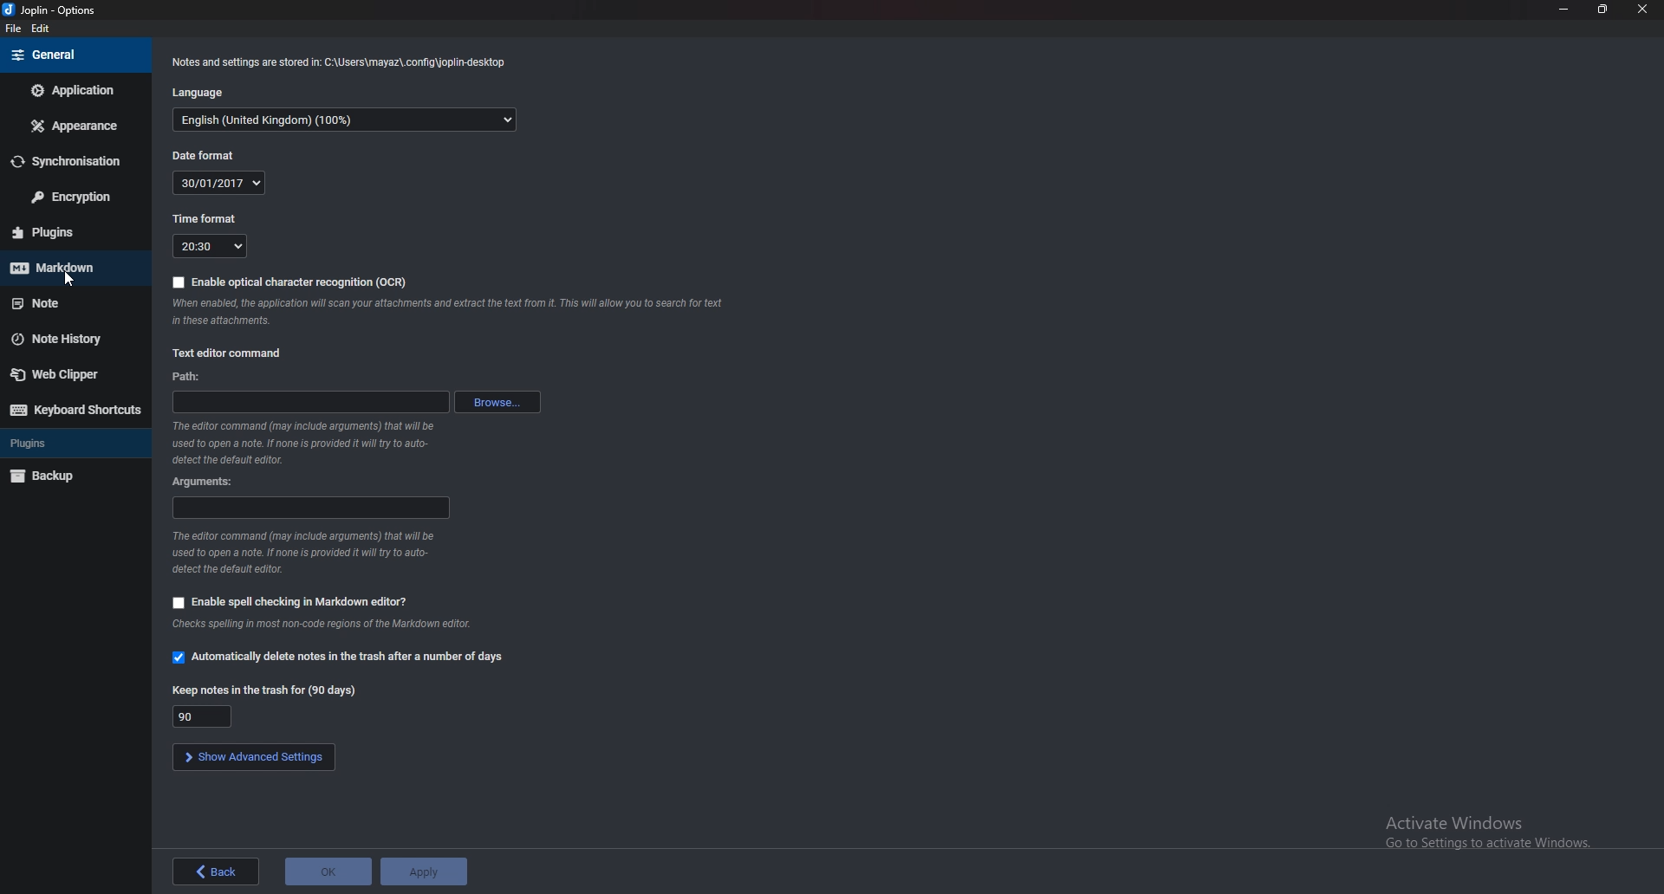 Image resolution: width=1664 pixels, height=894 pixels. I want to click on path, so click(190, 378).